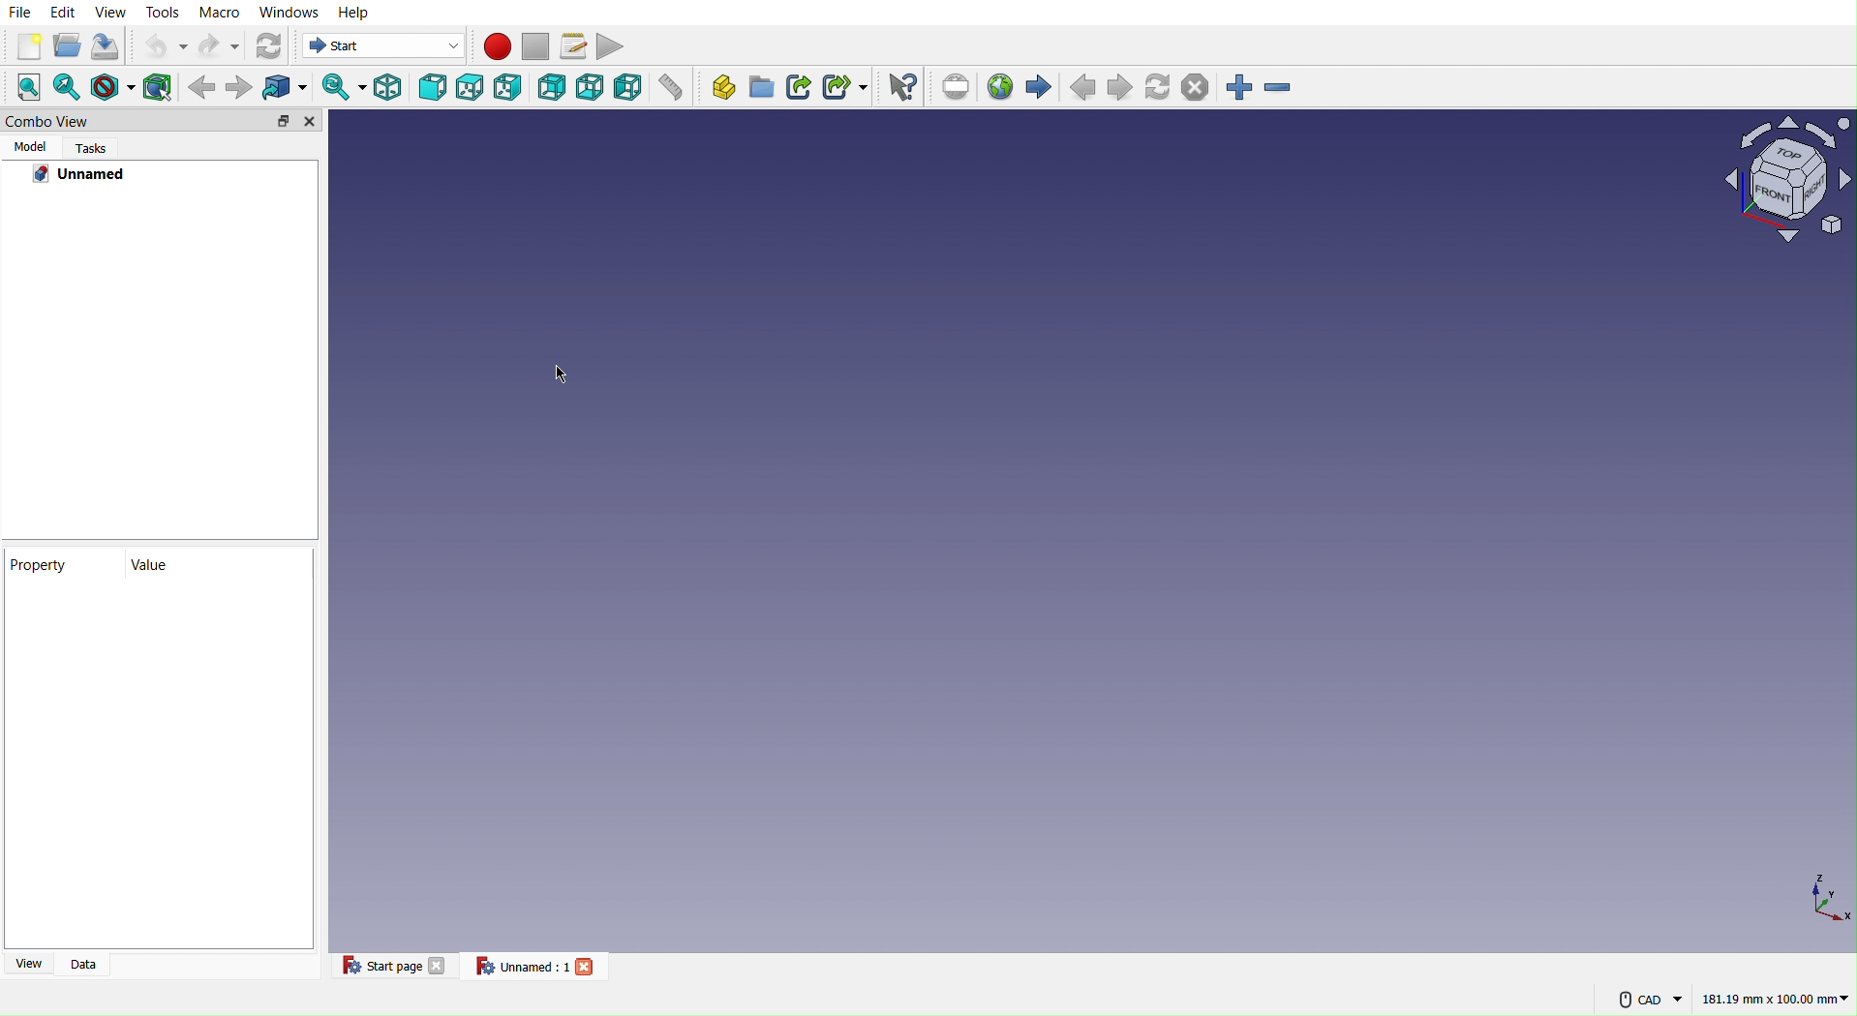  Describe the element at coordinates (162, 122) in the screenshot. I see `Combo View` at that location.